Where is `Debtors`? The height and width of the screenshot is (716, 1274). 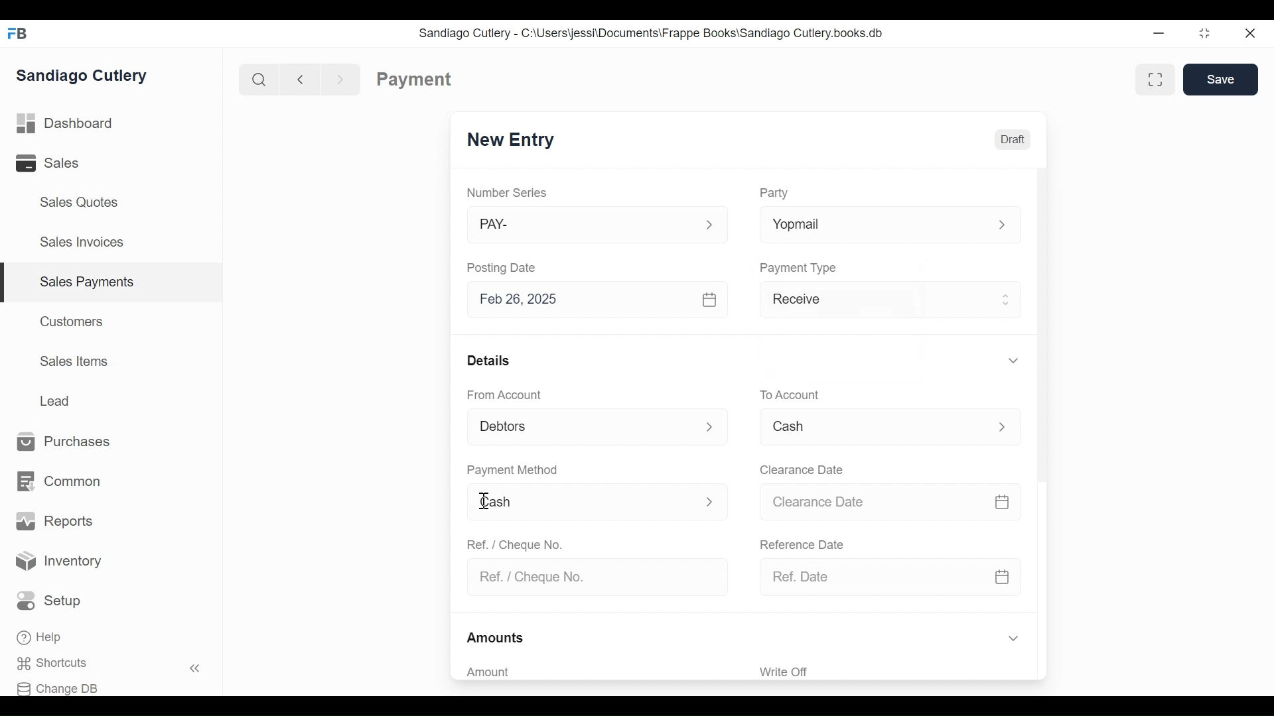
Debtors is located at coordinates (580, 428).